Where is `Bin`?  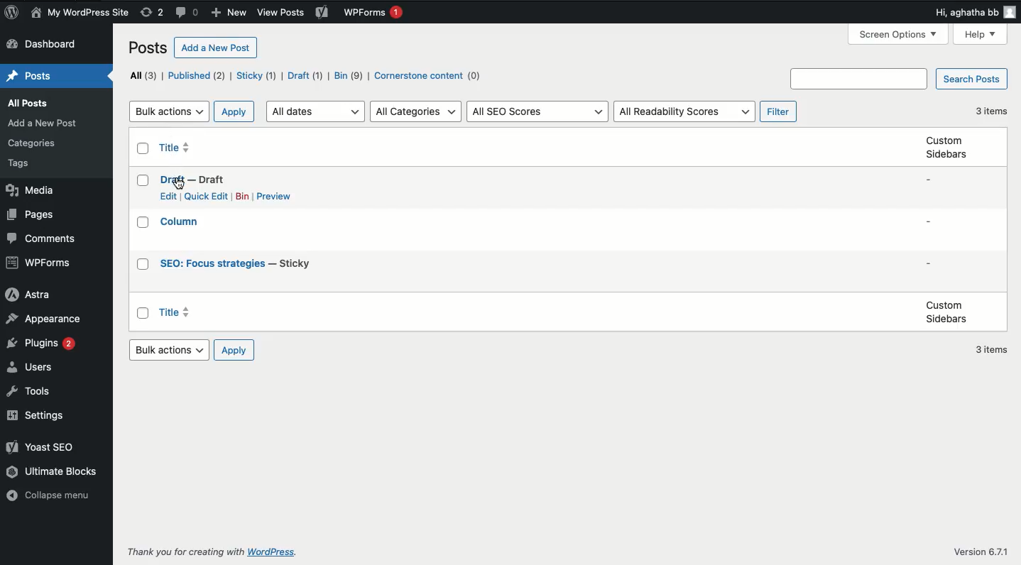 Bin is located at coordinates (243, 197).